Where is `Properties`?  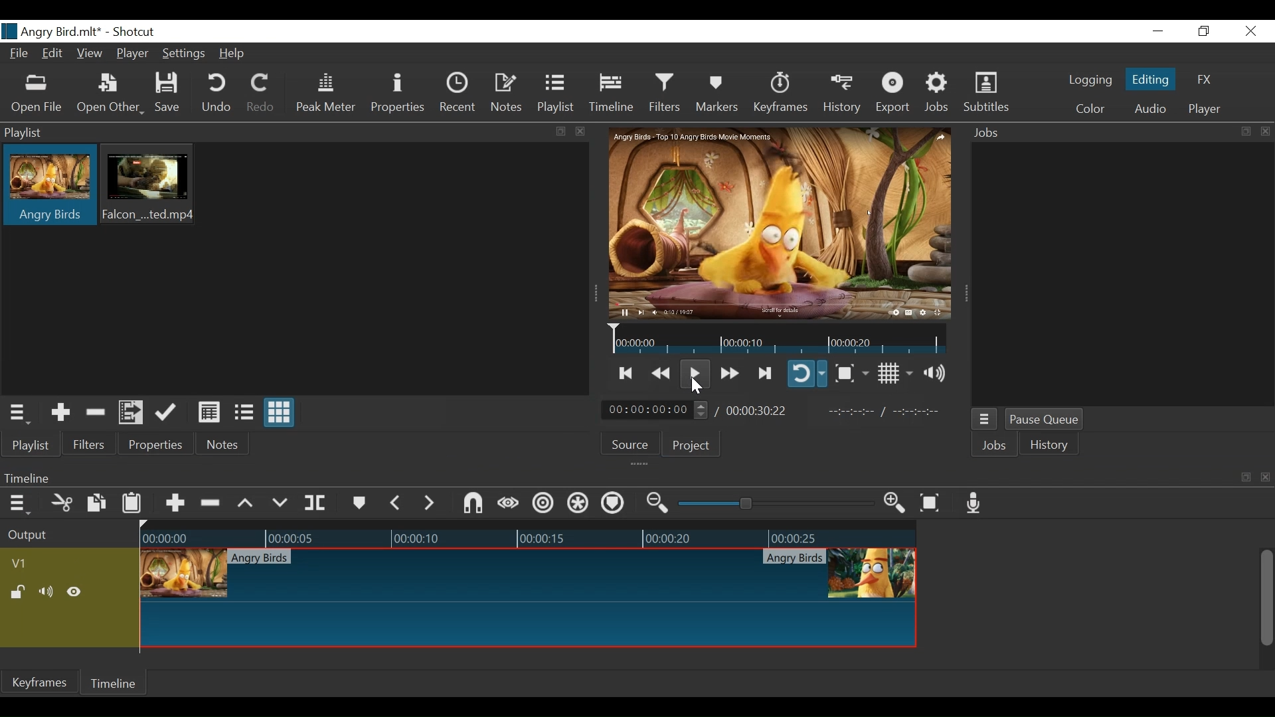 Properties is located at coordinates (158, 445).